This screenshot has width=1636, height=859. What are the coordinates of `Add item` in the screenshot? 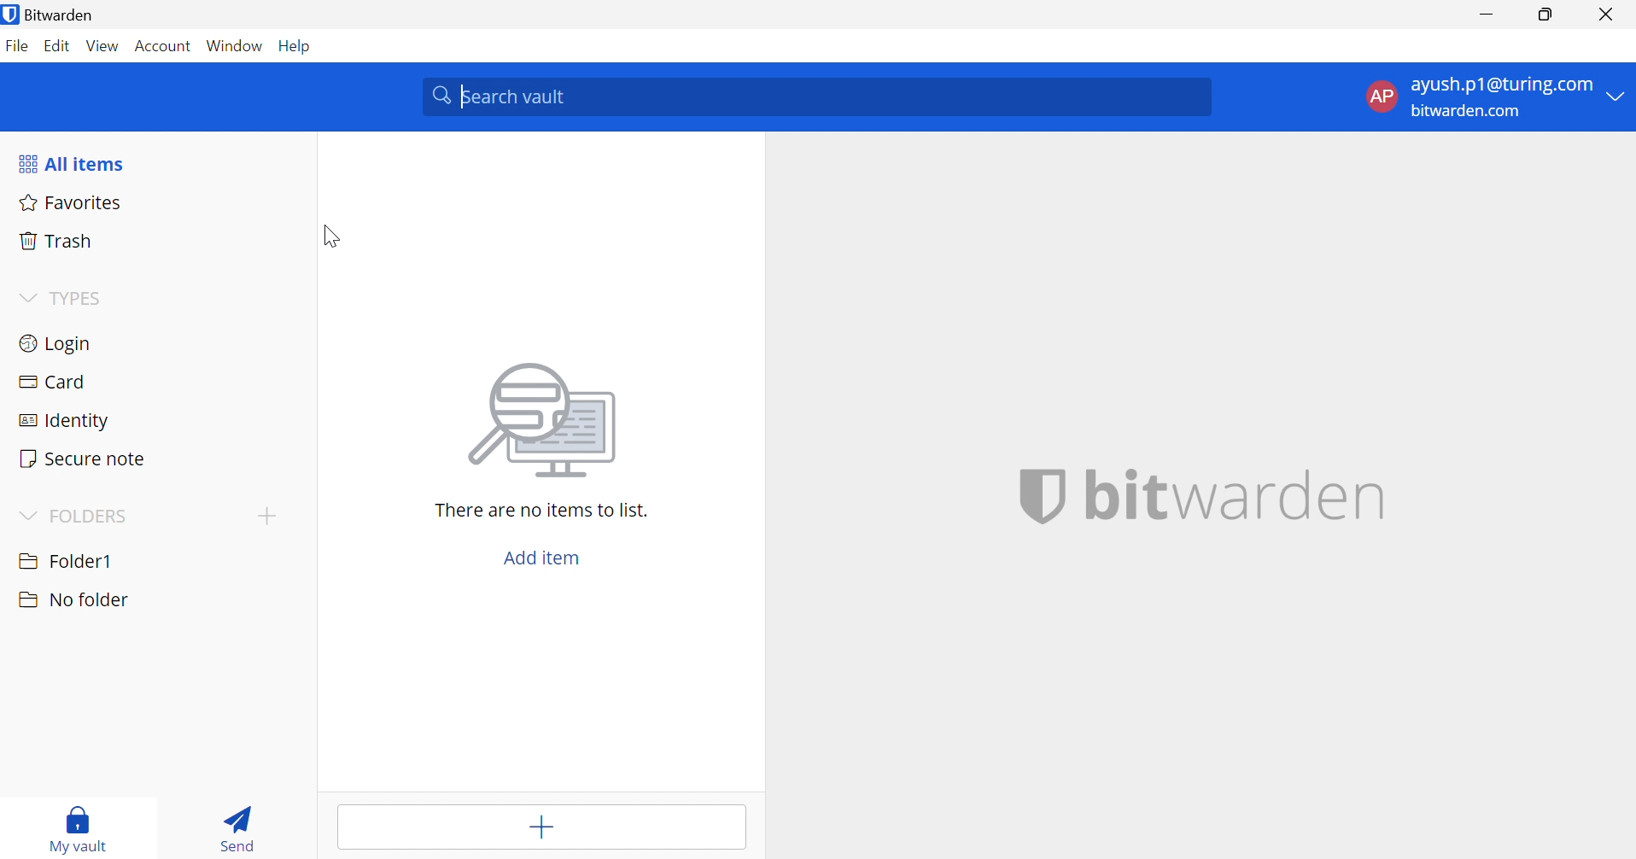 It's located at (541, 558).